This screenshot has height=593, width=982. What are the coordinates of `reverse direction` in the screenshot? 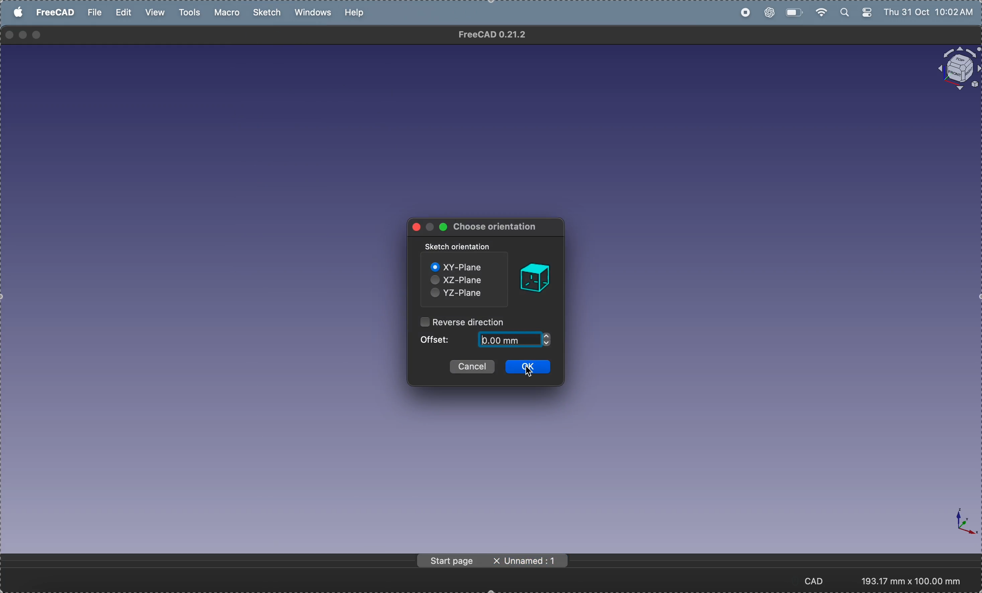 It's located at (471, 322).